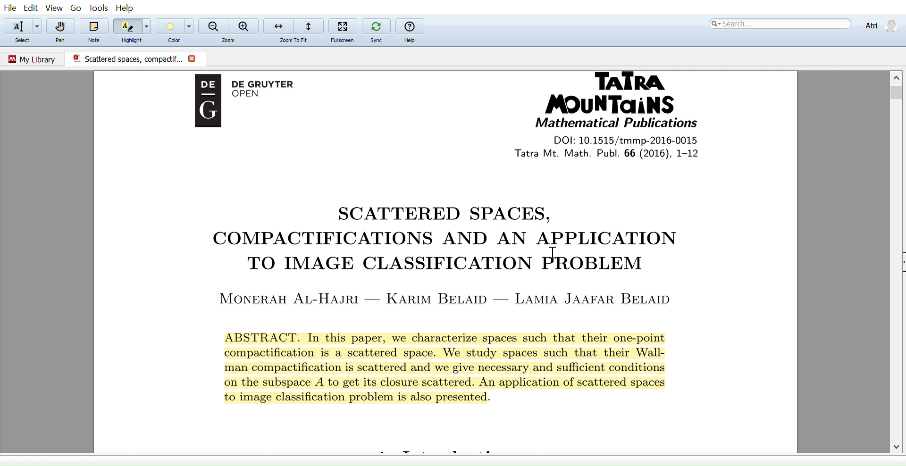 Image resolution: width=906 pixels, height=466 pixels. What do you see at coordinates (127, 8) in the screenshot?
I see `Help` at bounding box center [127, 8].